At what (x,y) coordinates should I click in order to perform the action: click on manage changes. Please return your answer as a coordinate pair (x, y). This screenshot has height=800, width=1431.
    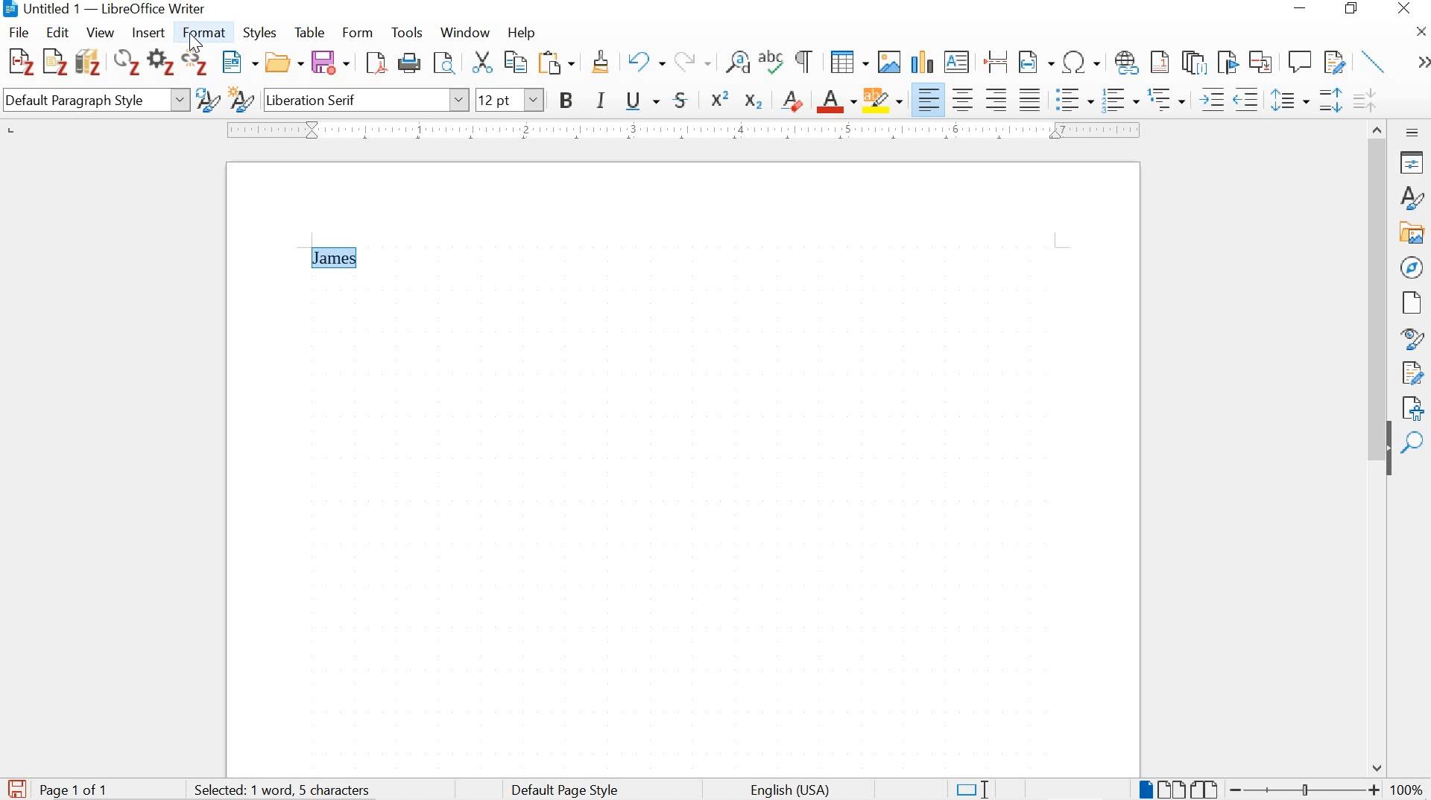
    Looking at the image, I should click on (1412, 375).